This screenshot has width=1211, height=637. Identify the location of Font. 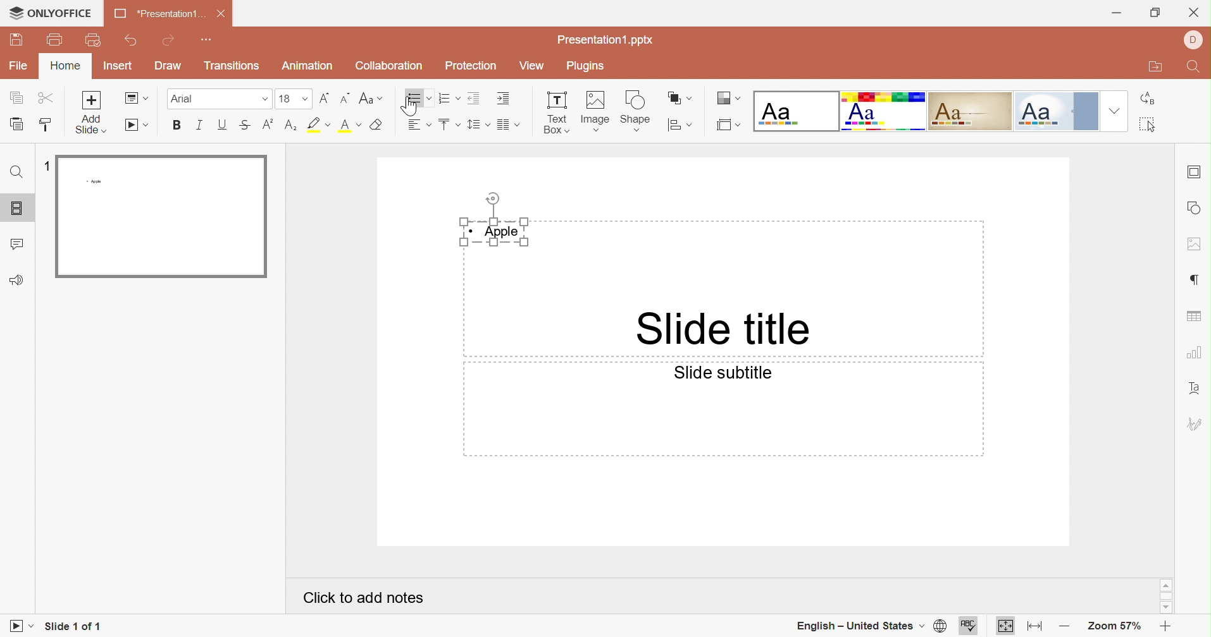
(185, 99).